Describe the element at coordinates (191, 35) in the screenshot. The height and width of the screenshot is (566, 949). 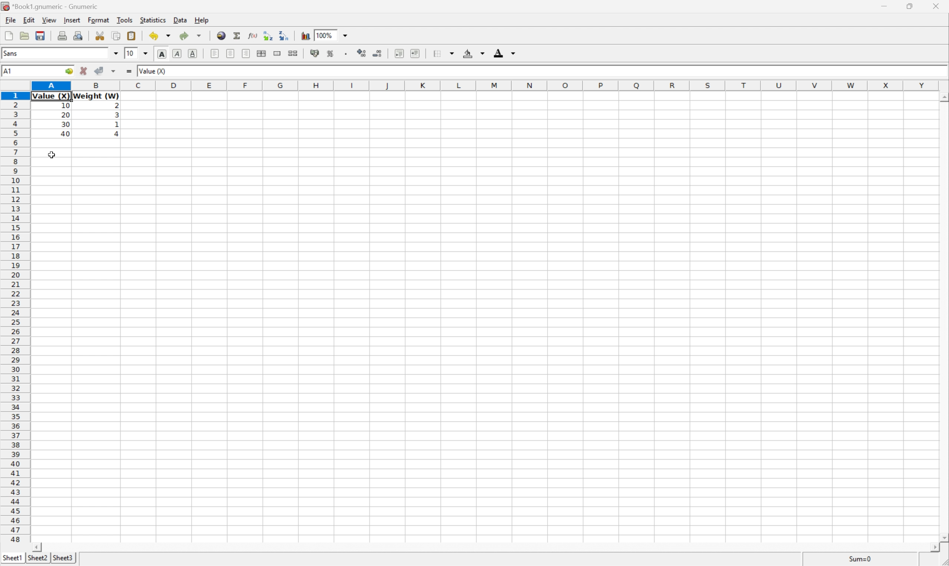
I see `Redo` at that location.